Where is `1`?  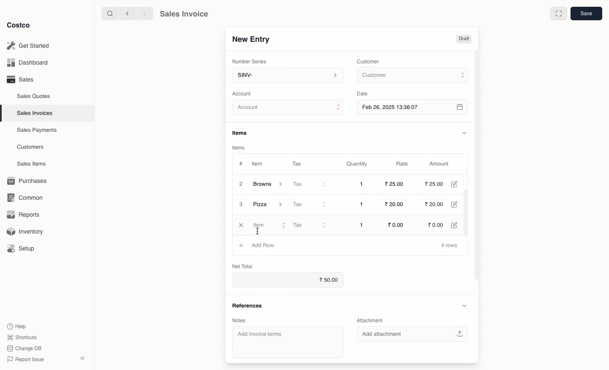 1 is located at coordinates (361, 184).